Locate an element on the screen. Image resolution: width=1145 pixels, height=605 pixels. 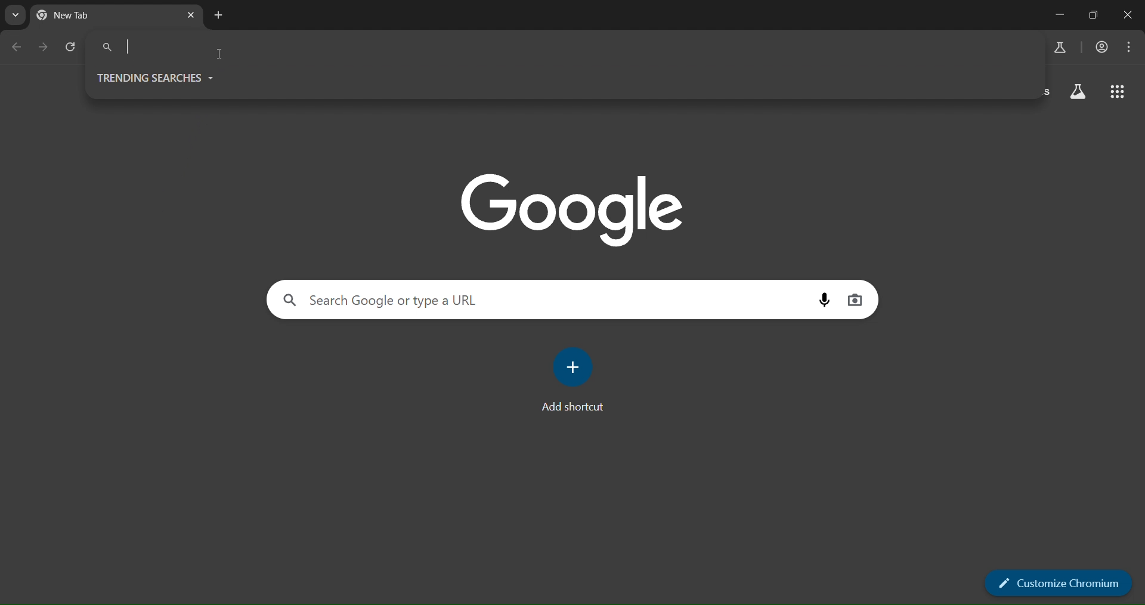
minimize is located at coordinates (1057, 15).